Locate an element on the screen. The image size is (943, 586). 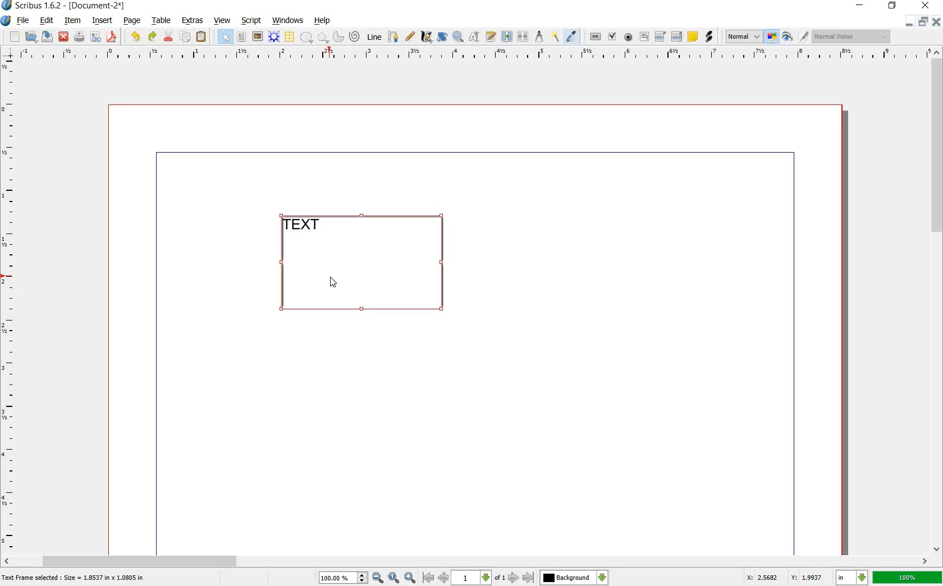
text frame is located at coordinates (241, 37).